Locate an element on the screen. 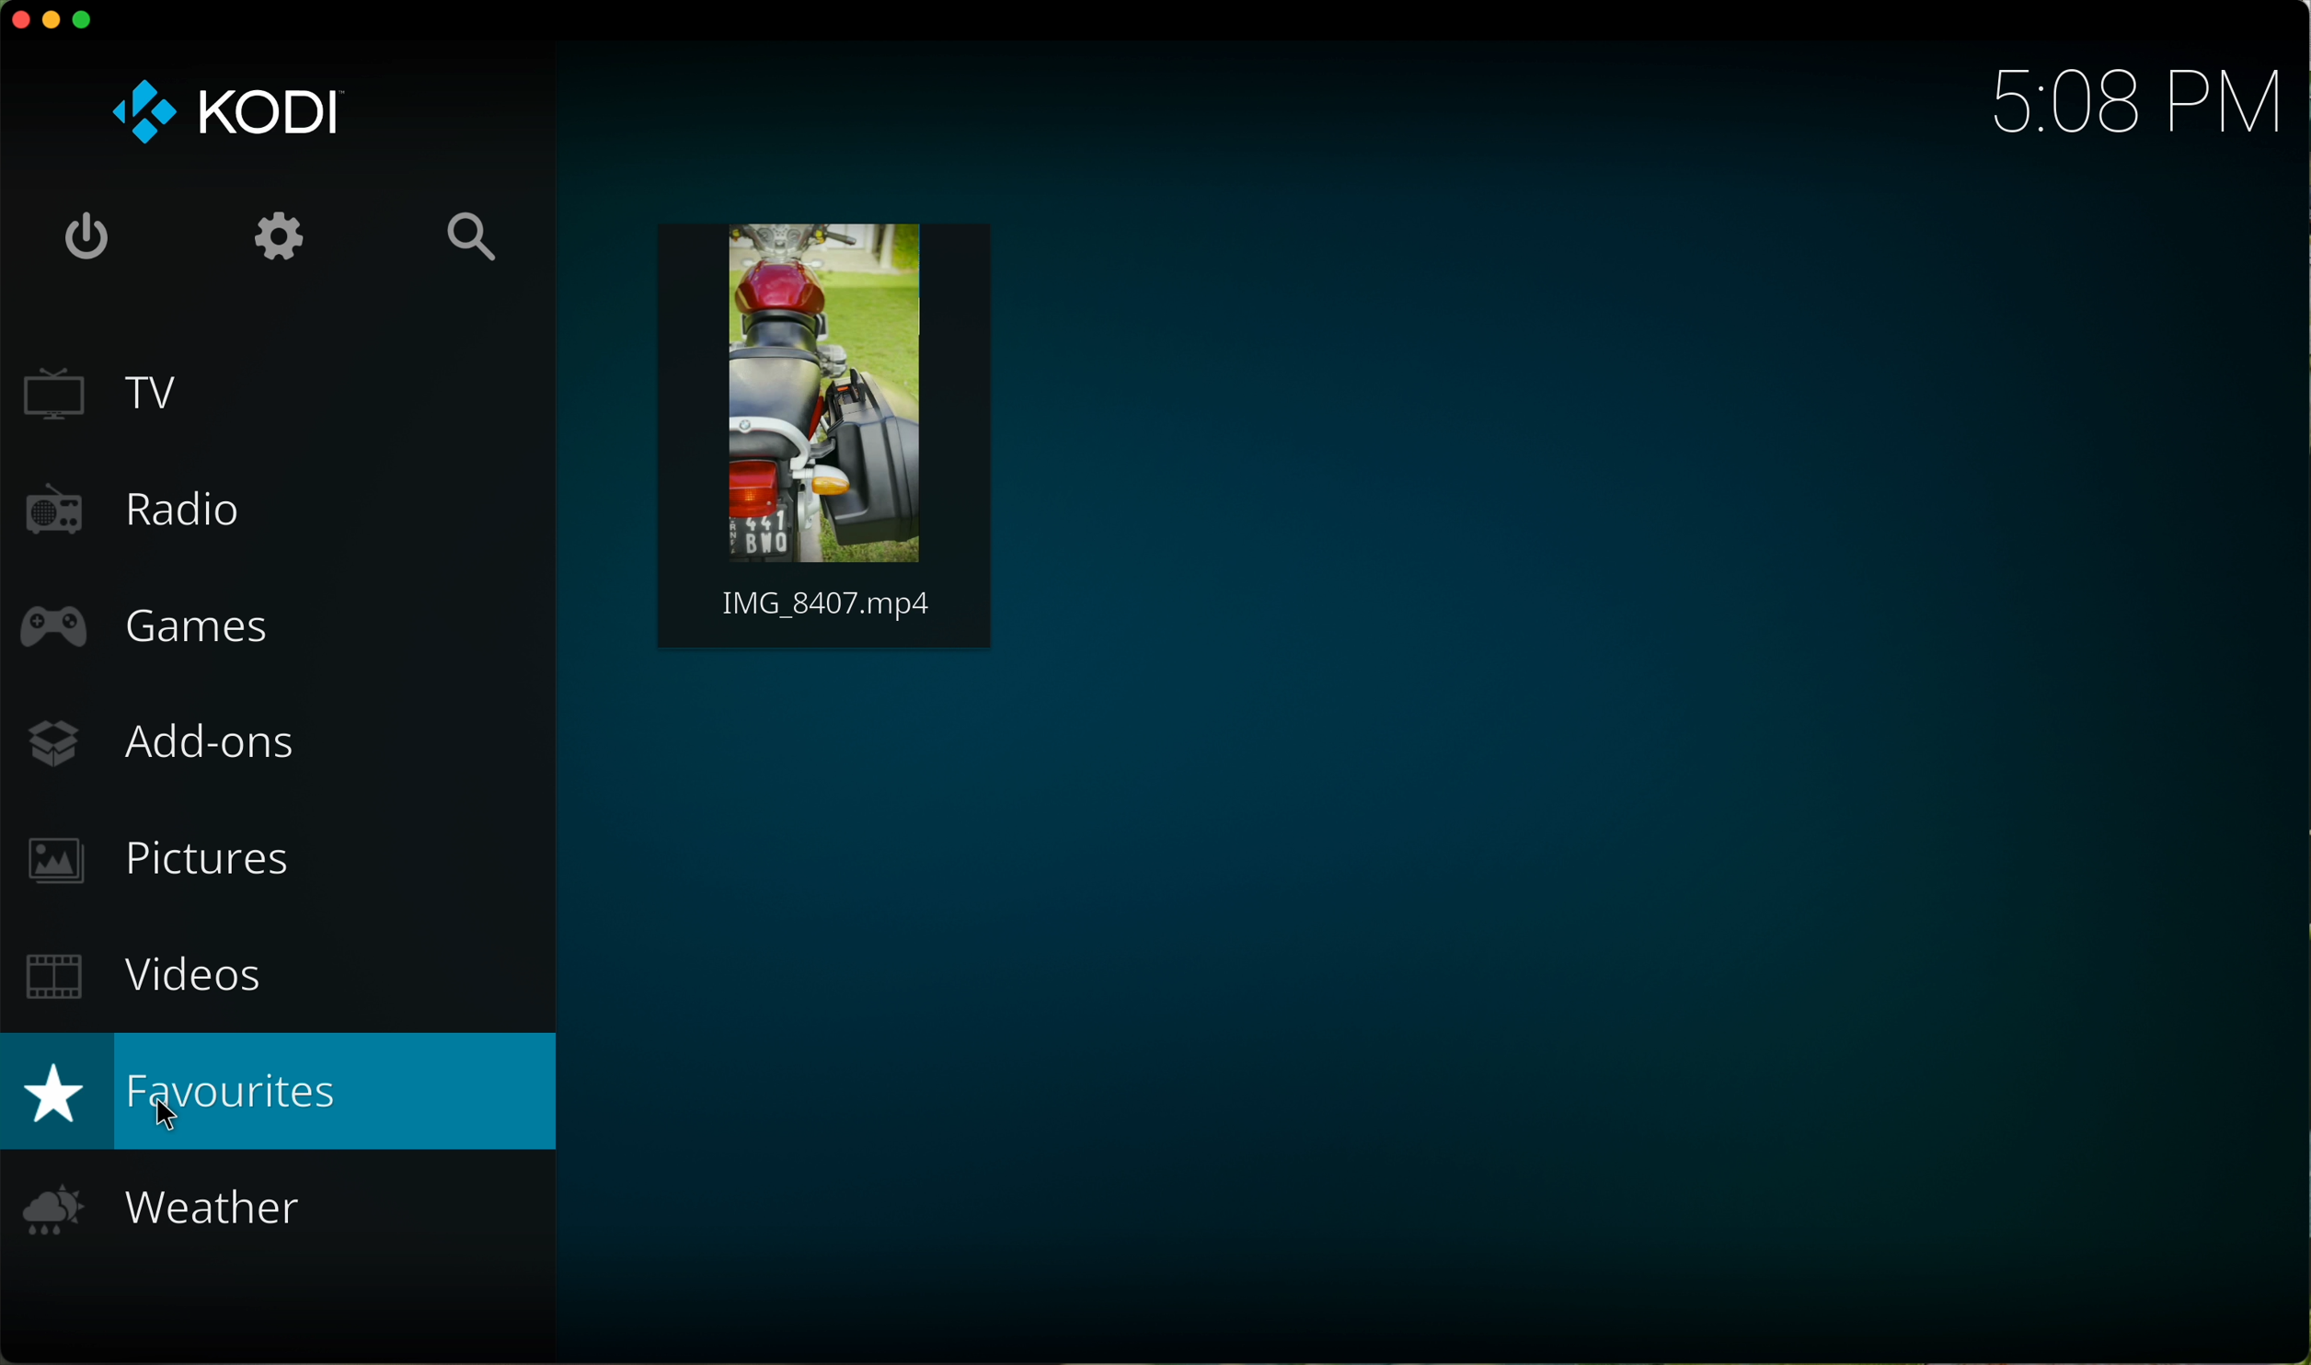 Image resolution: width=2311 pixels, height=1365 pixels. weather is located at coordinates (183, 1217).